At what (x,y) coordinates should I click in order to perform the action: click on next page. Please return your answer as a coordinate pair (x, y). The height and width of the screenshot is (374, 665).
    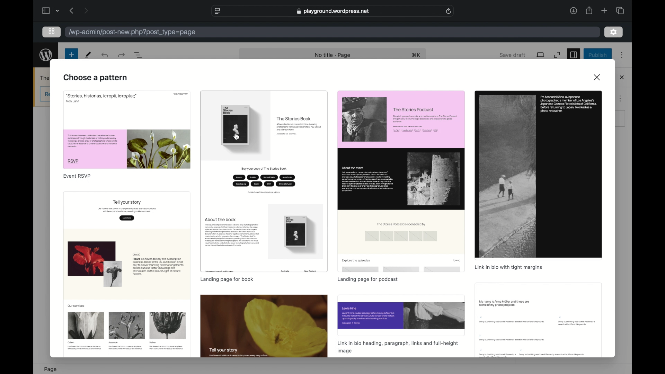
    Looking at the image, I should click on (86, 11).